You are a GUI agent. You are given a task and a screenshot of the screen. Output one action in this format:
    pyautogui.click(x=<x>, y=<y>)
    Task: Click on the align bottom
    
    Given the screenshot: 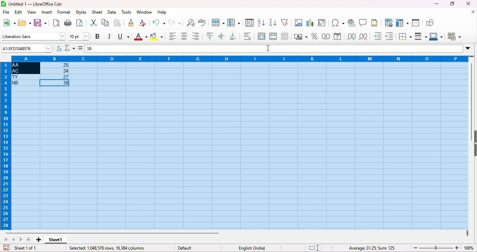 What is the action you would take?
    pyautogui.click(x=233, y=36)
    